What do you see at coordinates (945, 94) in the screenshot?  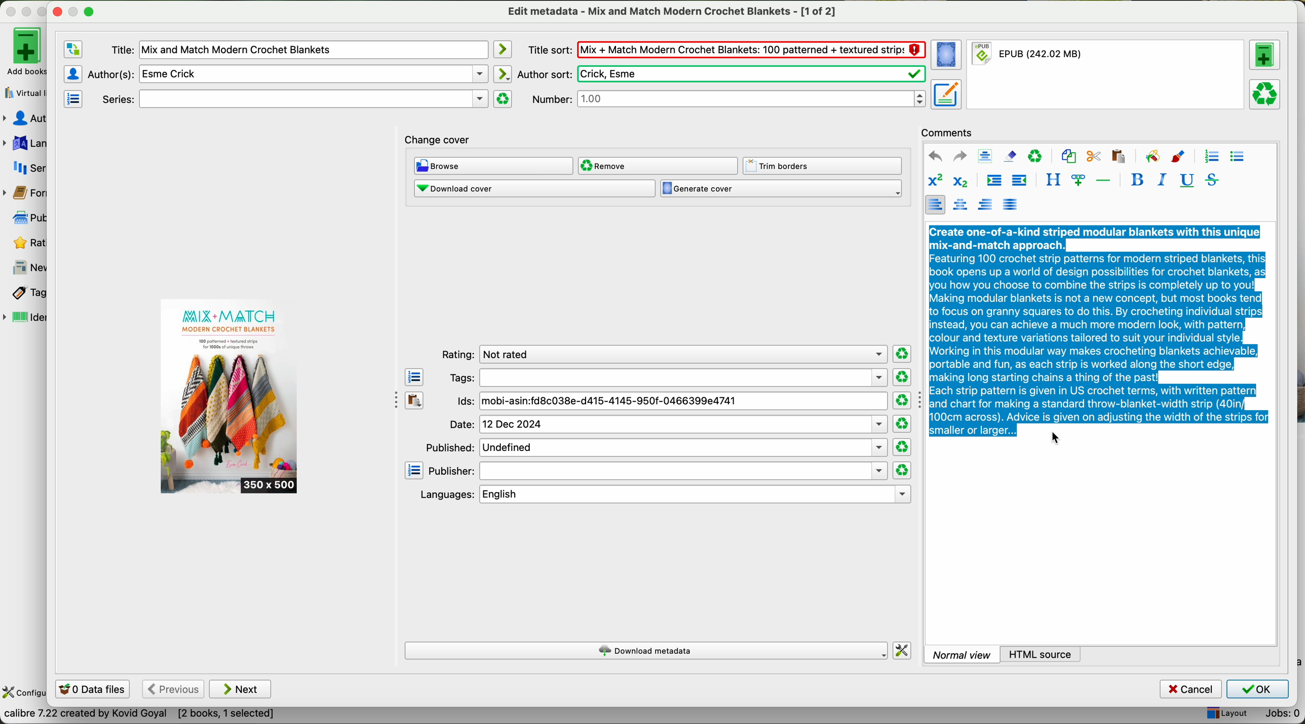 I see `set metadata for the book` at bounding box center [945, 94].